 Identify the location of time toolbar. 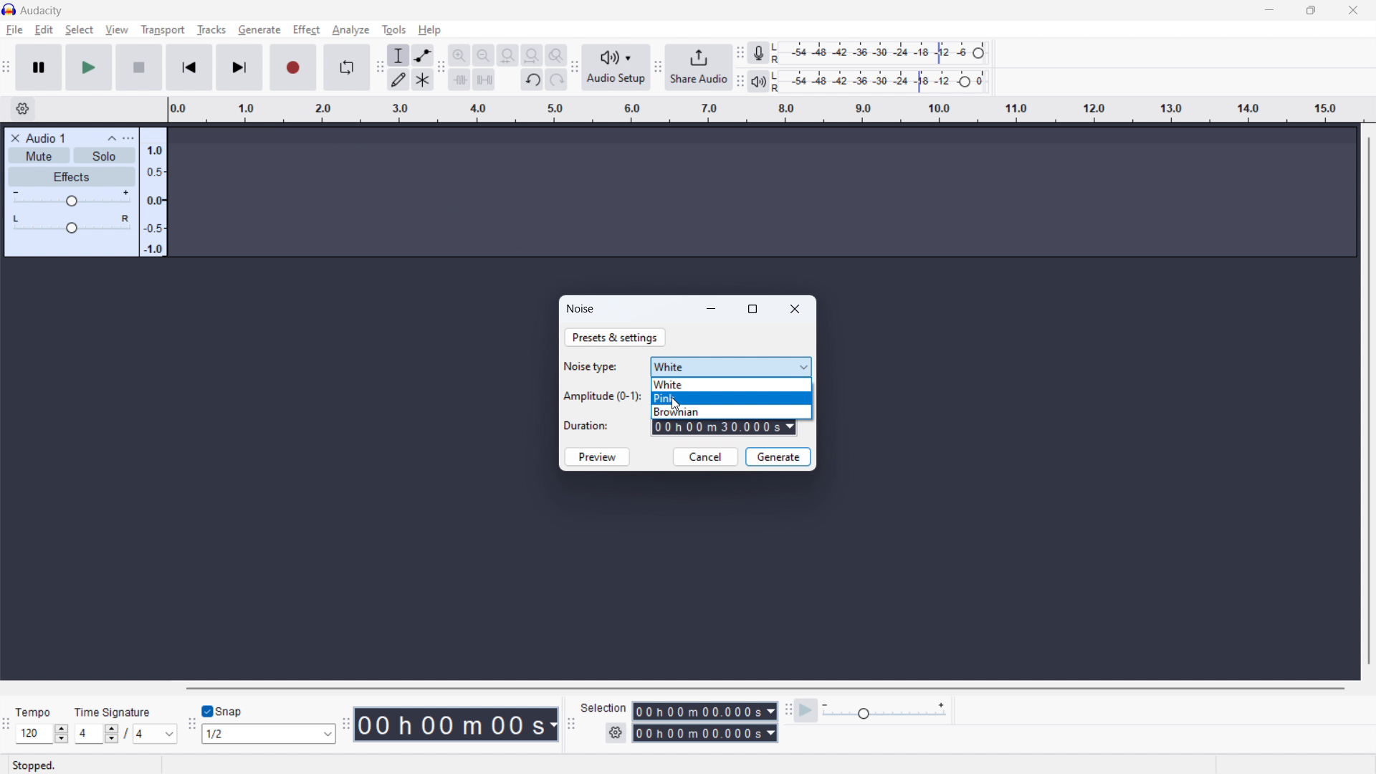
(348, 723).